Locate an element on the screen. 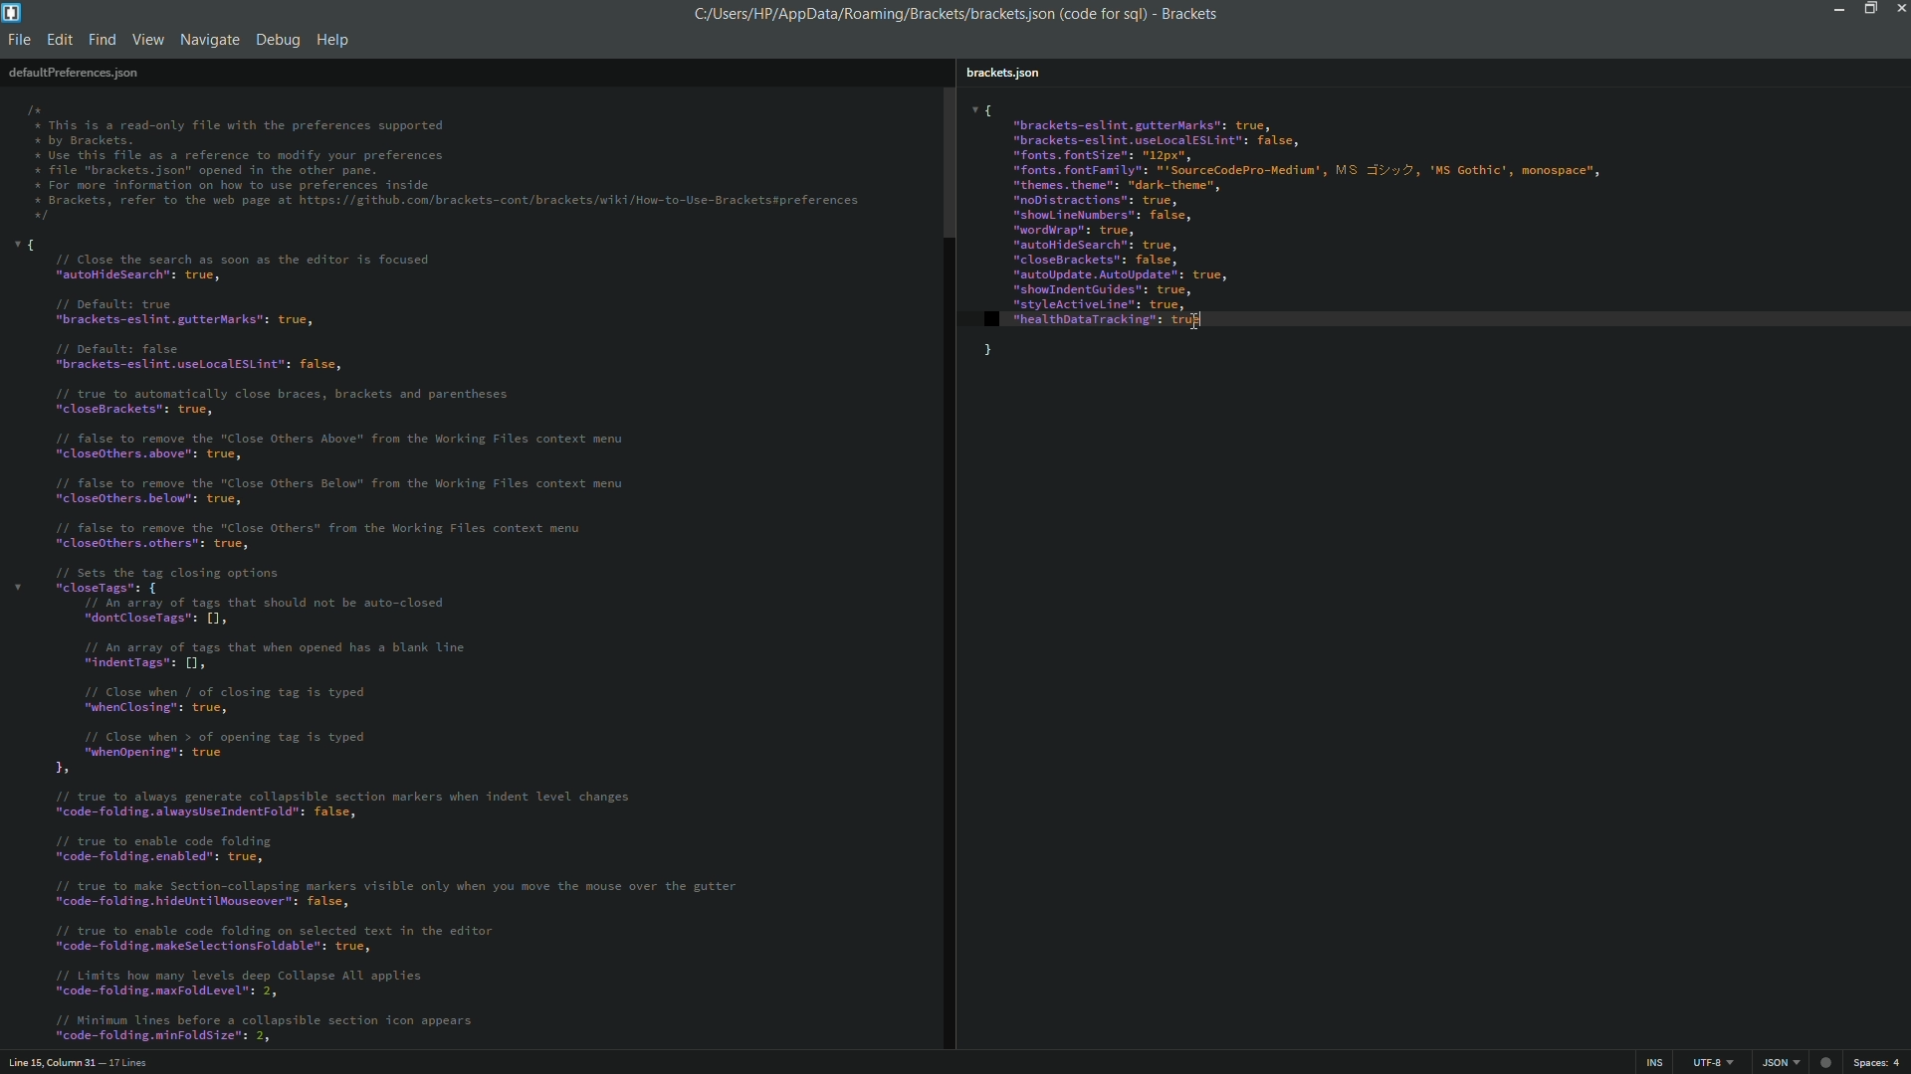 The image size is (1911, 1074). Setting options is located at coordinates (397, 638).